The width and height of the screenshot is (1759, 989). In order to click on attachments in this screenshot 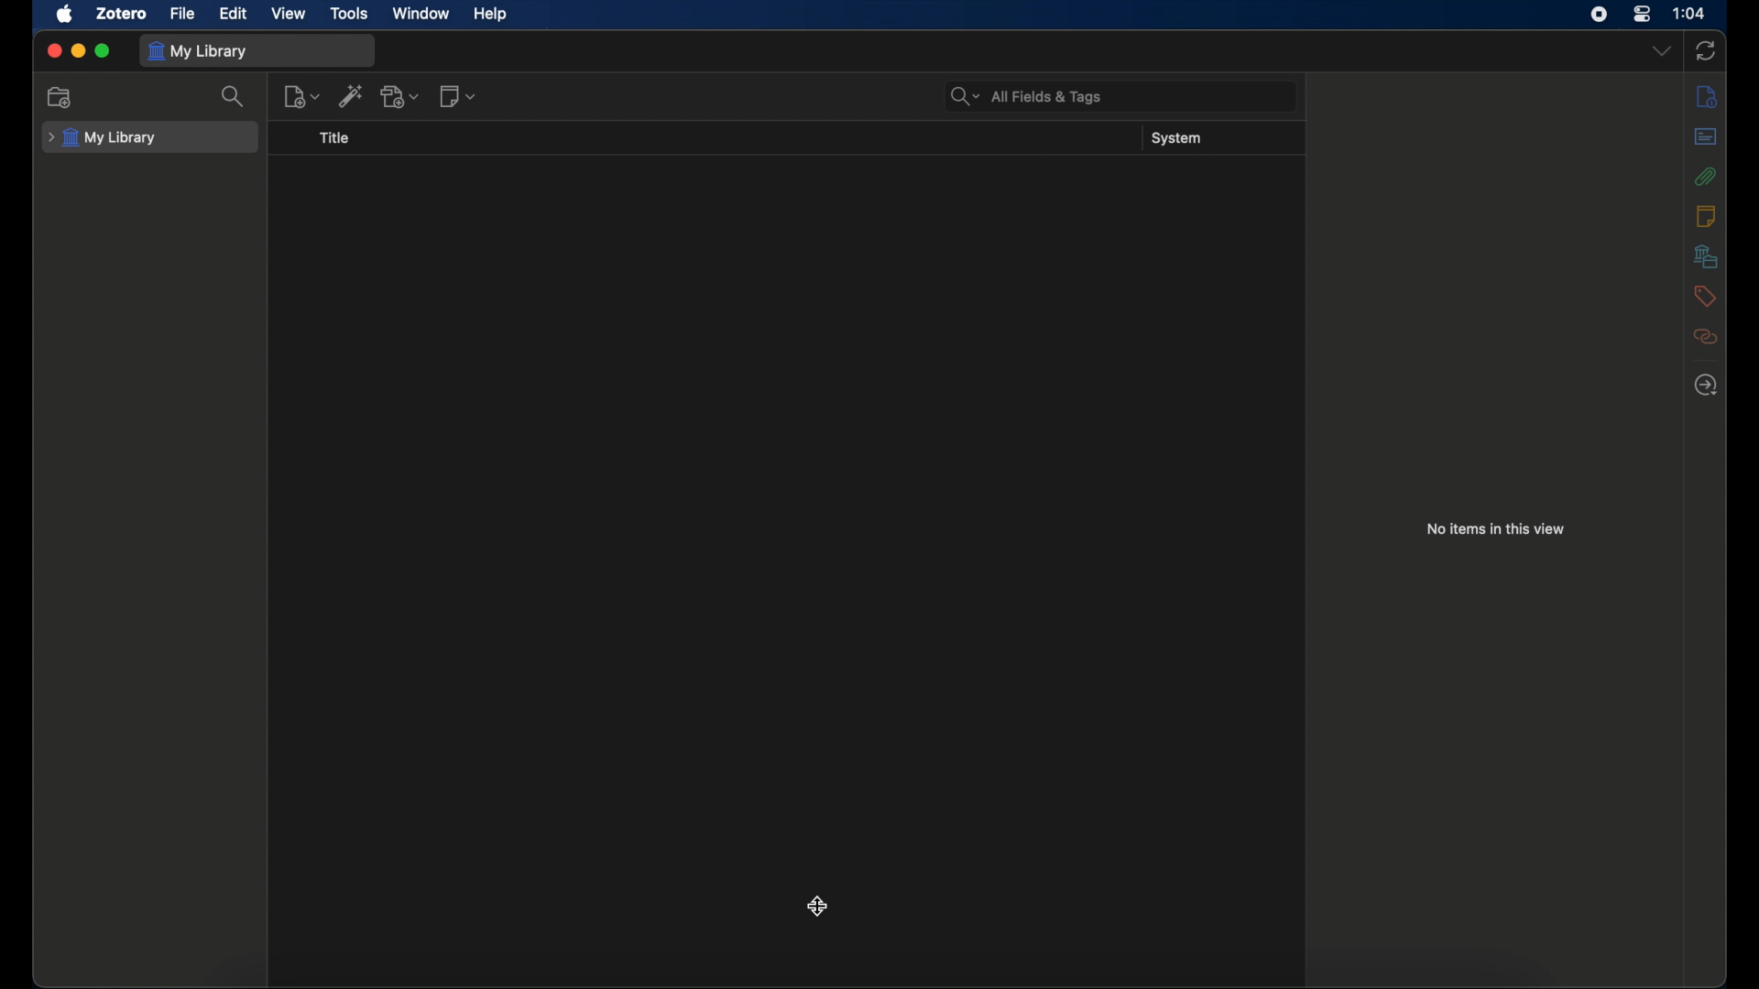, I will do `click(1706, 176)`.